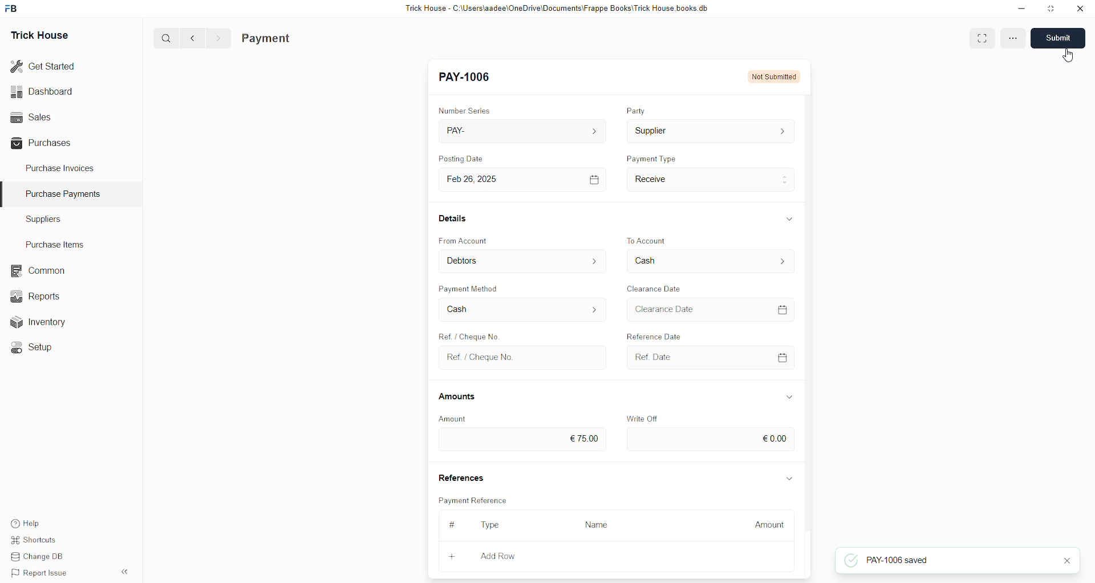 The image size is (1095, 583). I want to click on Ref. / Cheque No., so click(475, 337).